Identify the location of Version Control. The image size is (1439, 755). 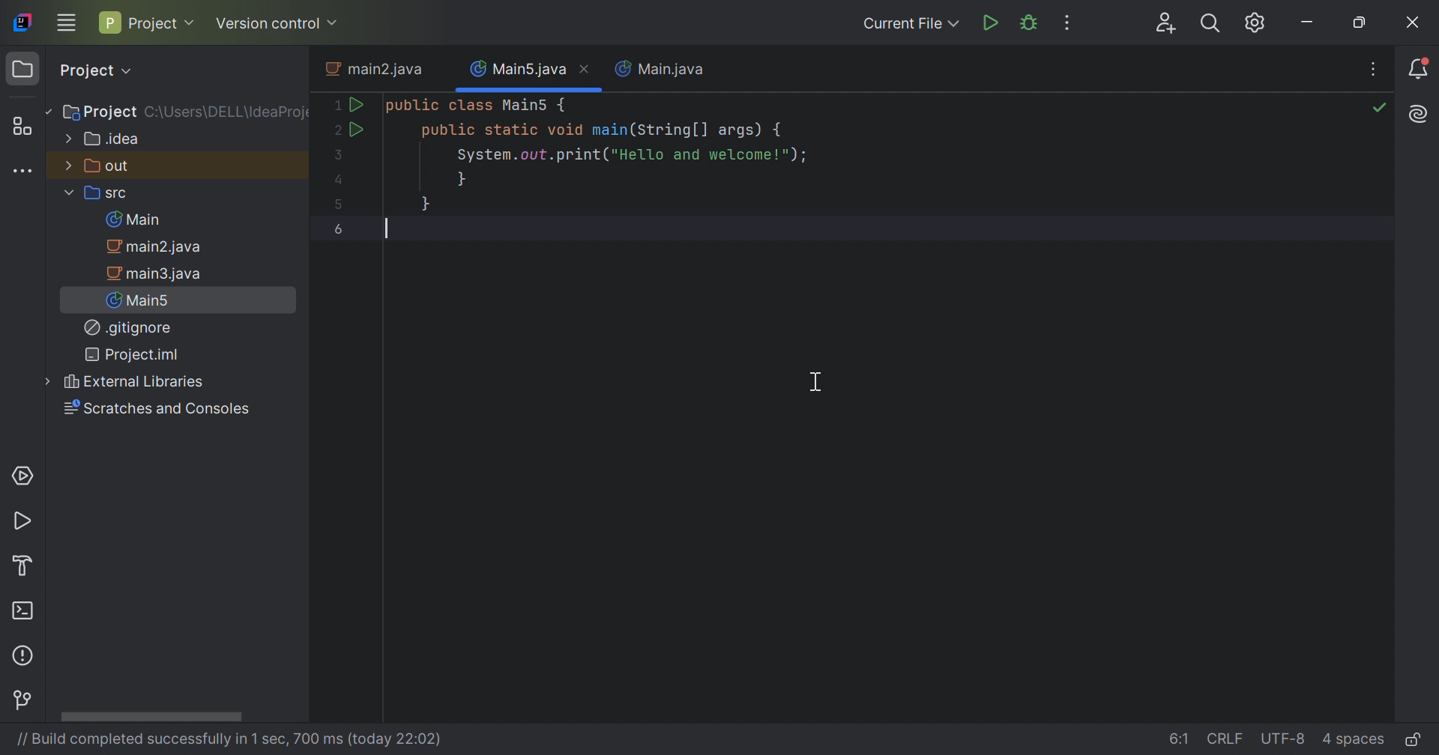
(25, 702).